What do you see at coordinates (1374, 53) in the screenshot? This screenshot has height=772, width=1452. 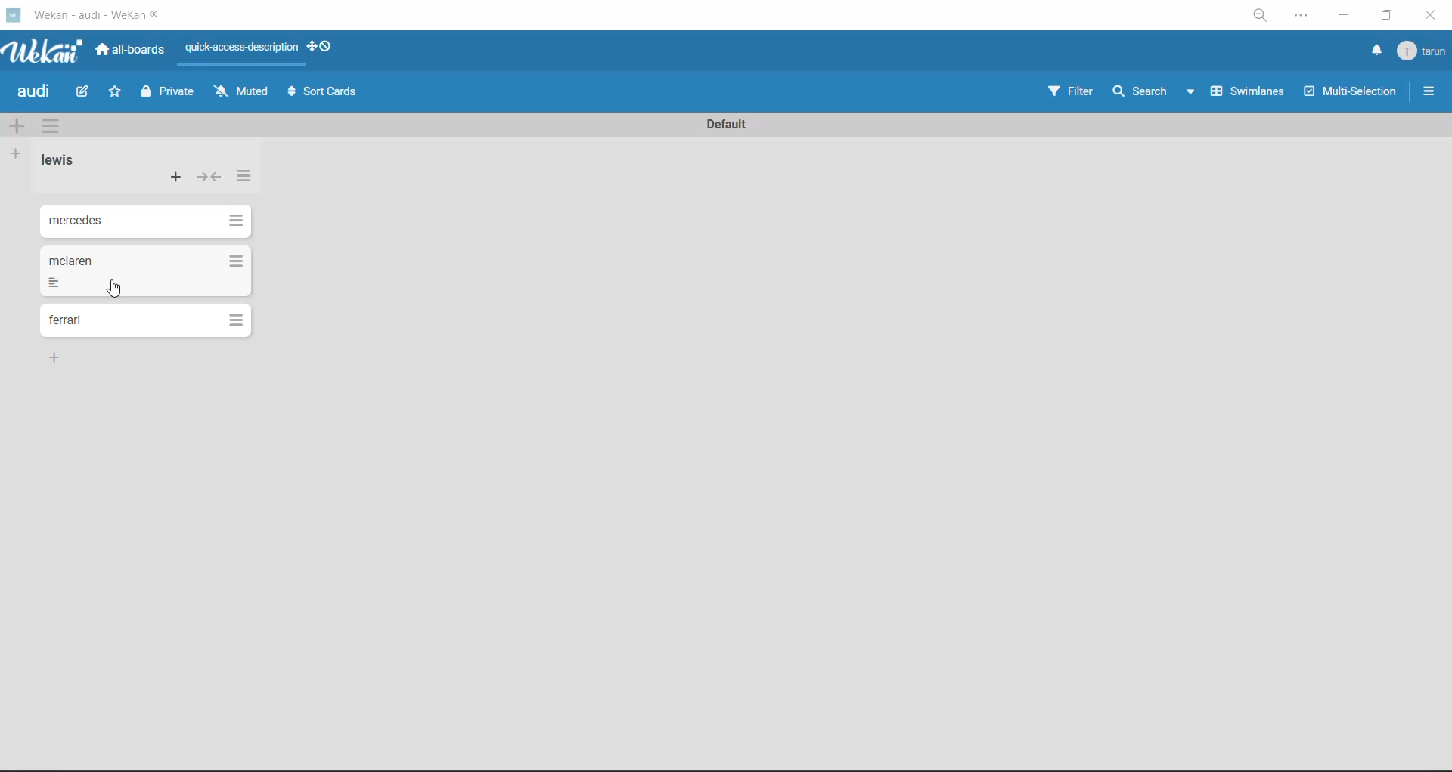 I see `notifications` at bounding box center [1374, 53].